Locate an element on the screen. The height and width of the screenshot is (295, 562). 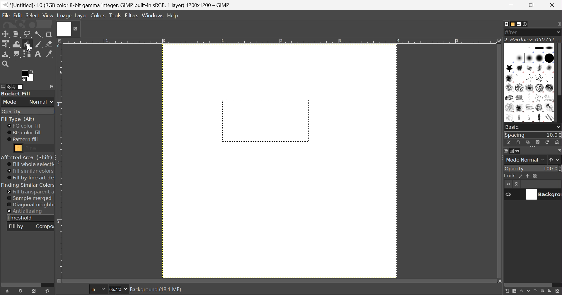
Refresh brushes is located at coordinates (548, 142).